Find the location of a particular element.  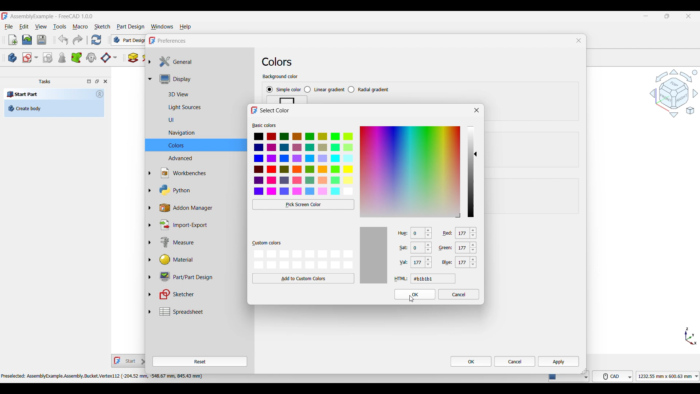

General settings is located at coordinates (204, 62).